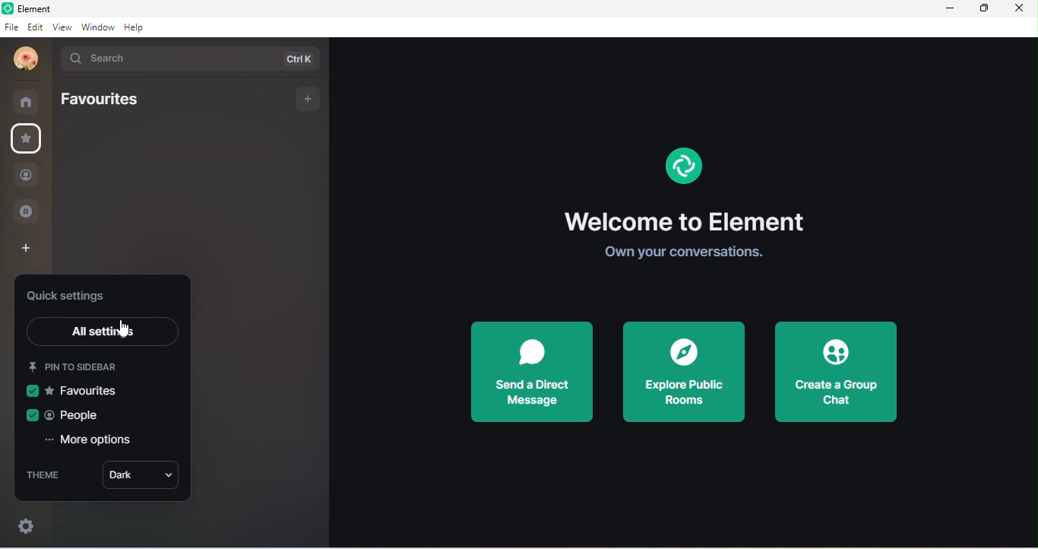 The width and height of the screenshot is (1038, 549). Describe the element at coordinates (34, 27) in the screenshot. I see `edit` at that location.